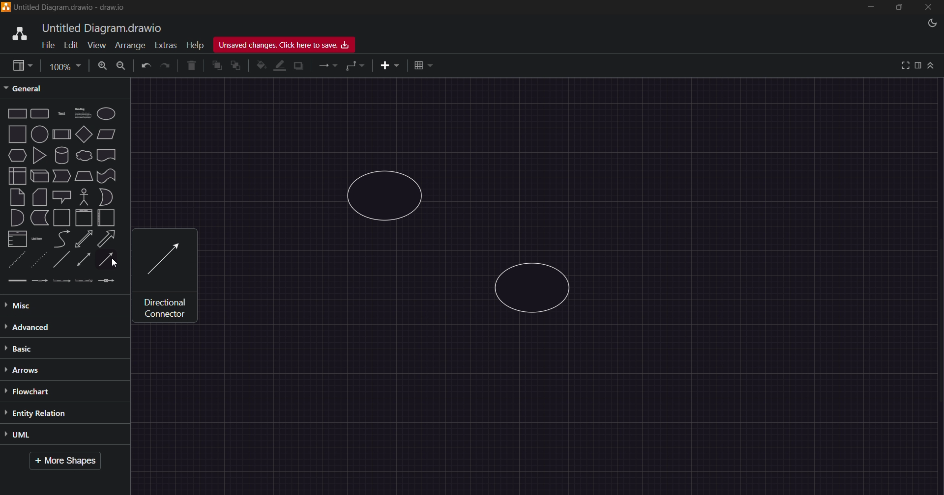  What do you see at coordinates (114, 262) in the screenshot?
I see `cursor` at bounding box center [114, 262].